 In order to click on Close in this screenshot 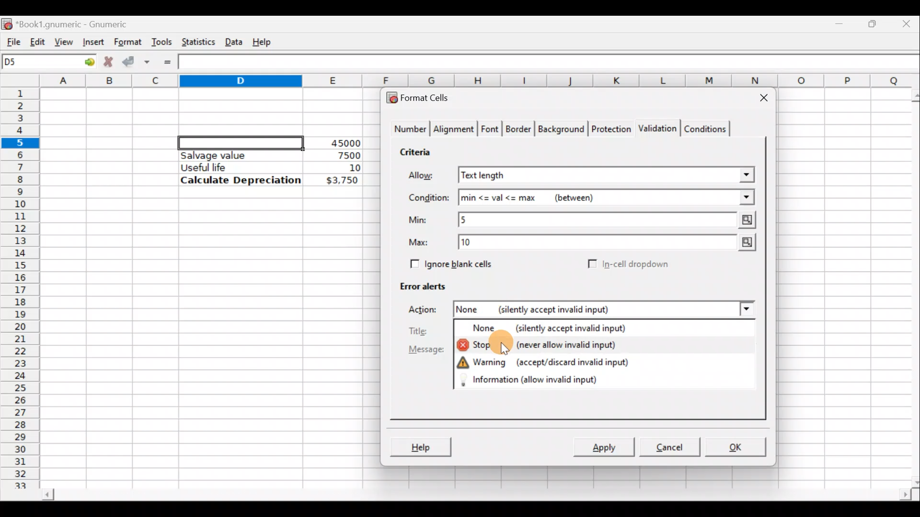, I will do `click(759, 100)`.